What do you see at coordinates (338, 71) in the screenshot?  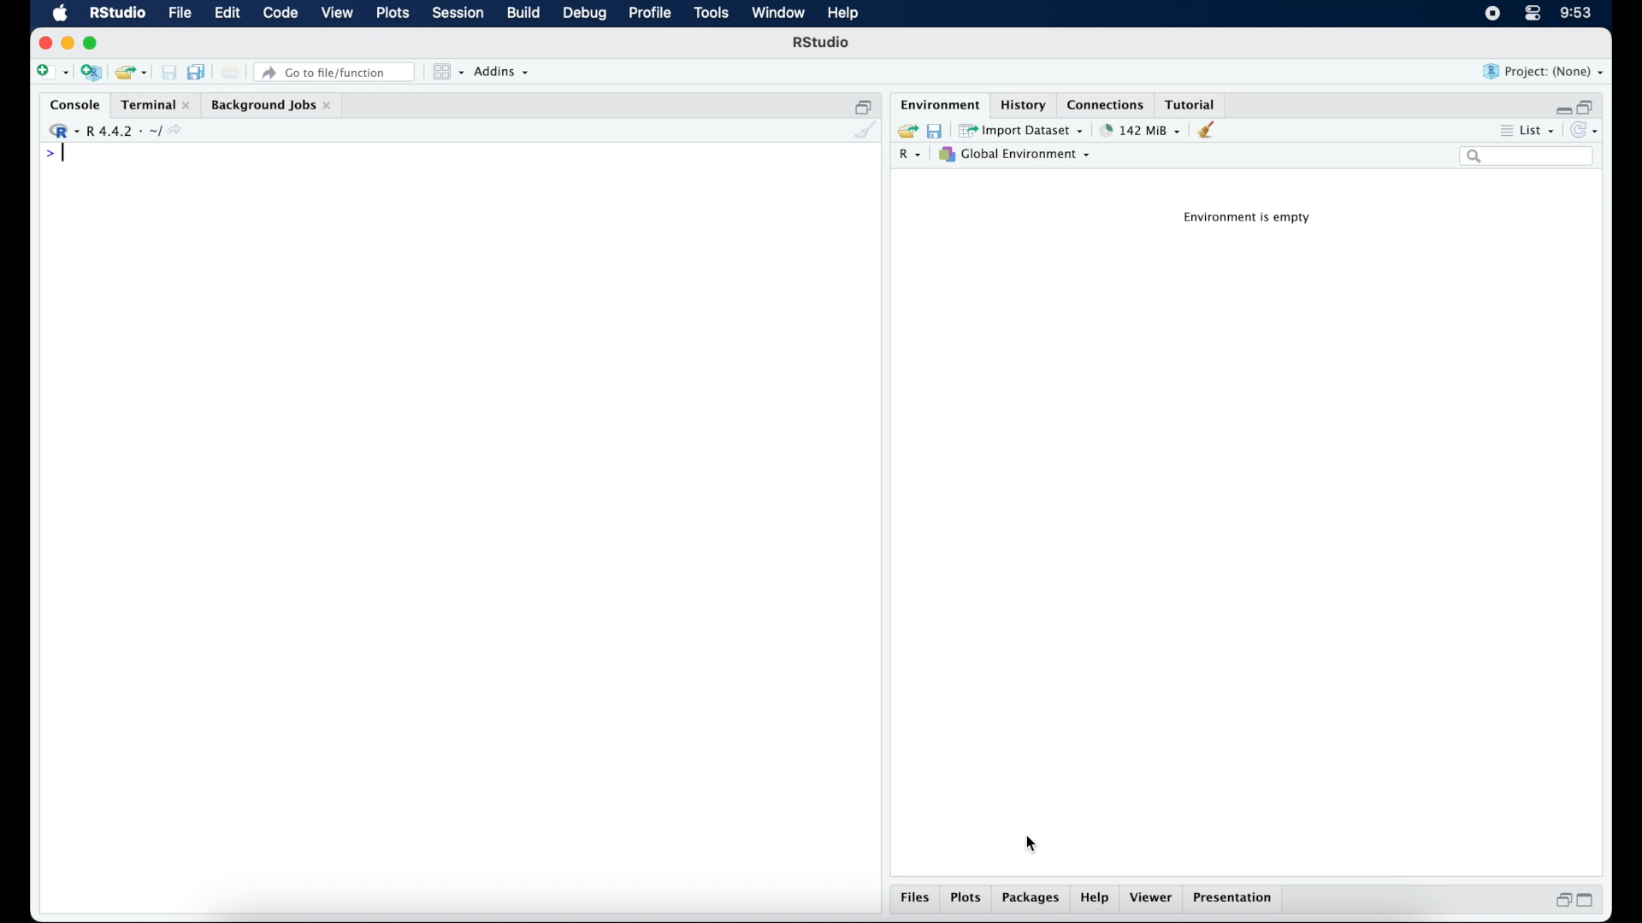 I see `Go to file/ function` at bounding box center [338, 71].